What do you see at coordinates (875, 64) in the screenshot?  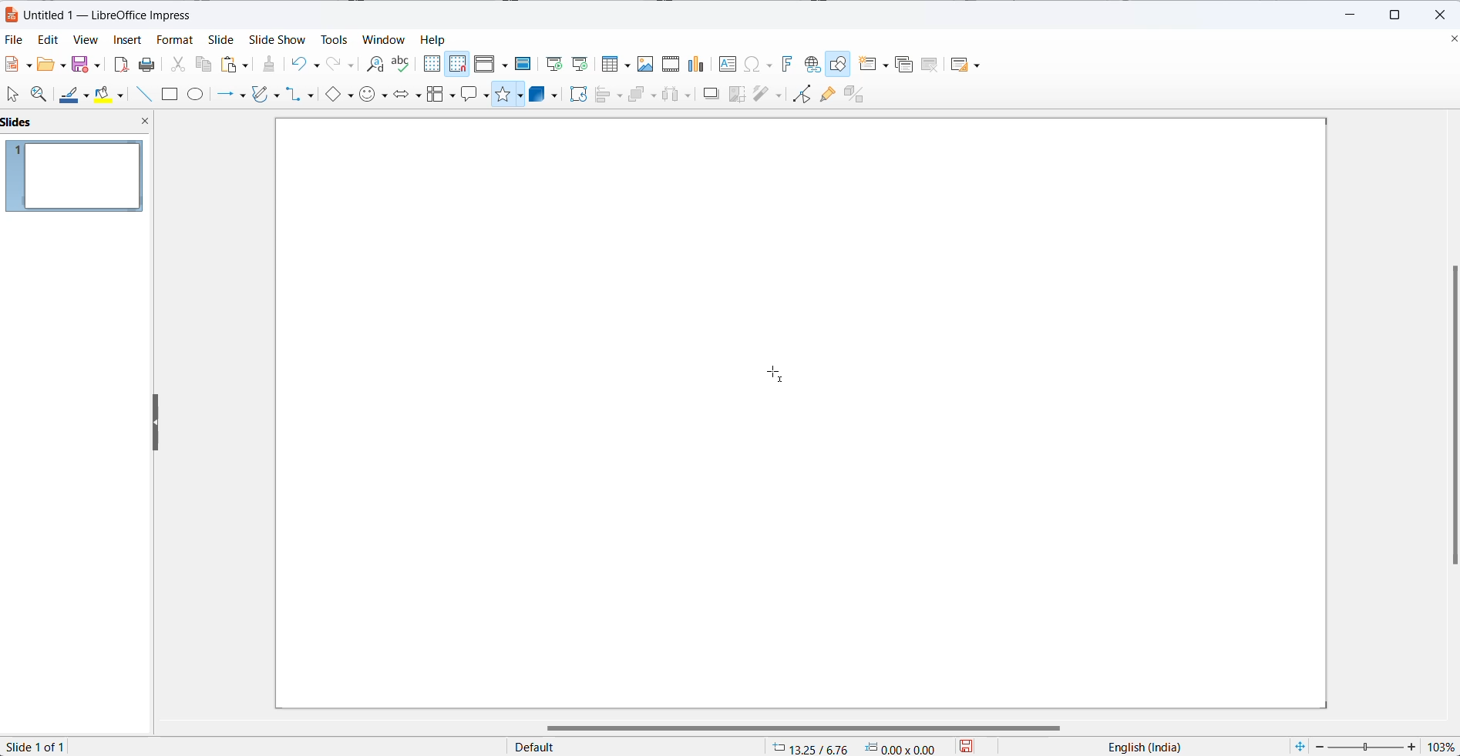 I see `NEW SLIDE` at bounding box center [875, 64].